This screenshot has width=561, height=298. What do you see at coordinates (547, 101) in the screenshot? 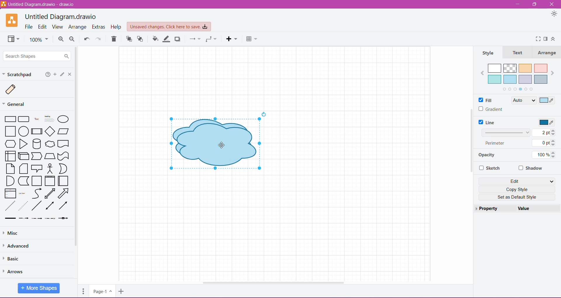
I see `Select Color to Fill` at bounding box center [547, 101].